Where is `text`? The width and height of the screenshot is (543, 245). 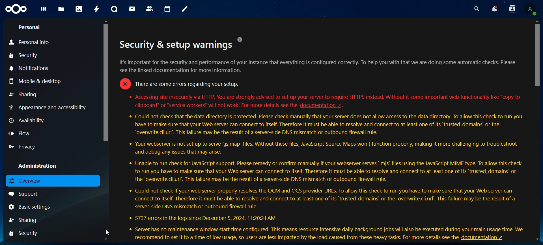 text is located at coordinates (322, 173).